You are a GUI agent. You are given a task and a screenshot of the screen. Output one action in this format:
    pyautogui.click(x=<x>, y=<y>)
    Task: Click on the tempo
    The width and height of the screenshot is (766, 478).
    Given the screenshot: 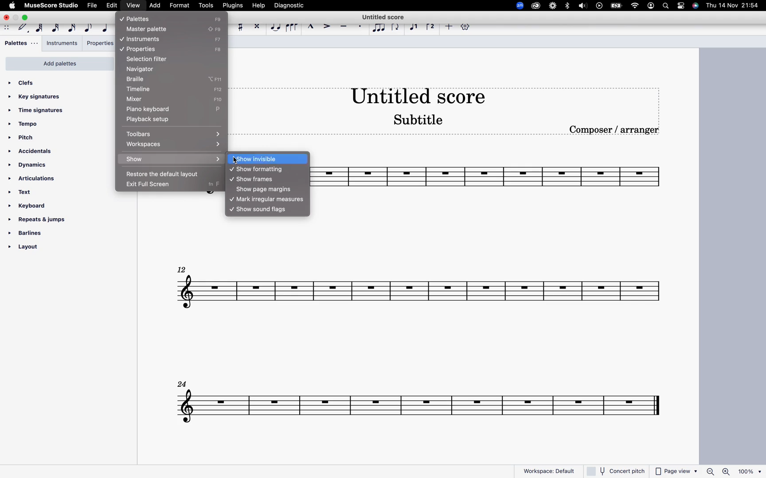 What is the action you would take?
    pyautogui.click(x=27, y=124)
    